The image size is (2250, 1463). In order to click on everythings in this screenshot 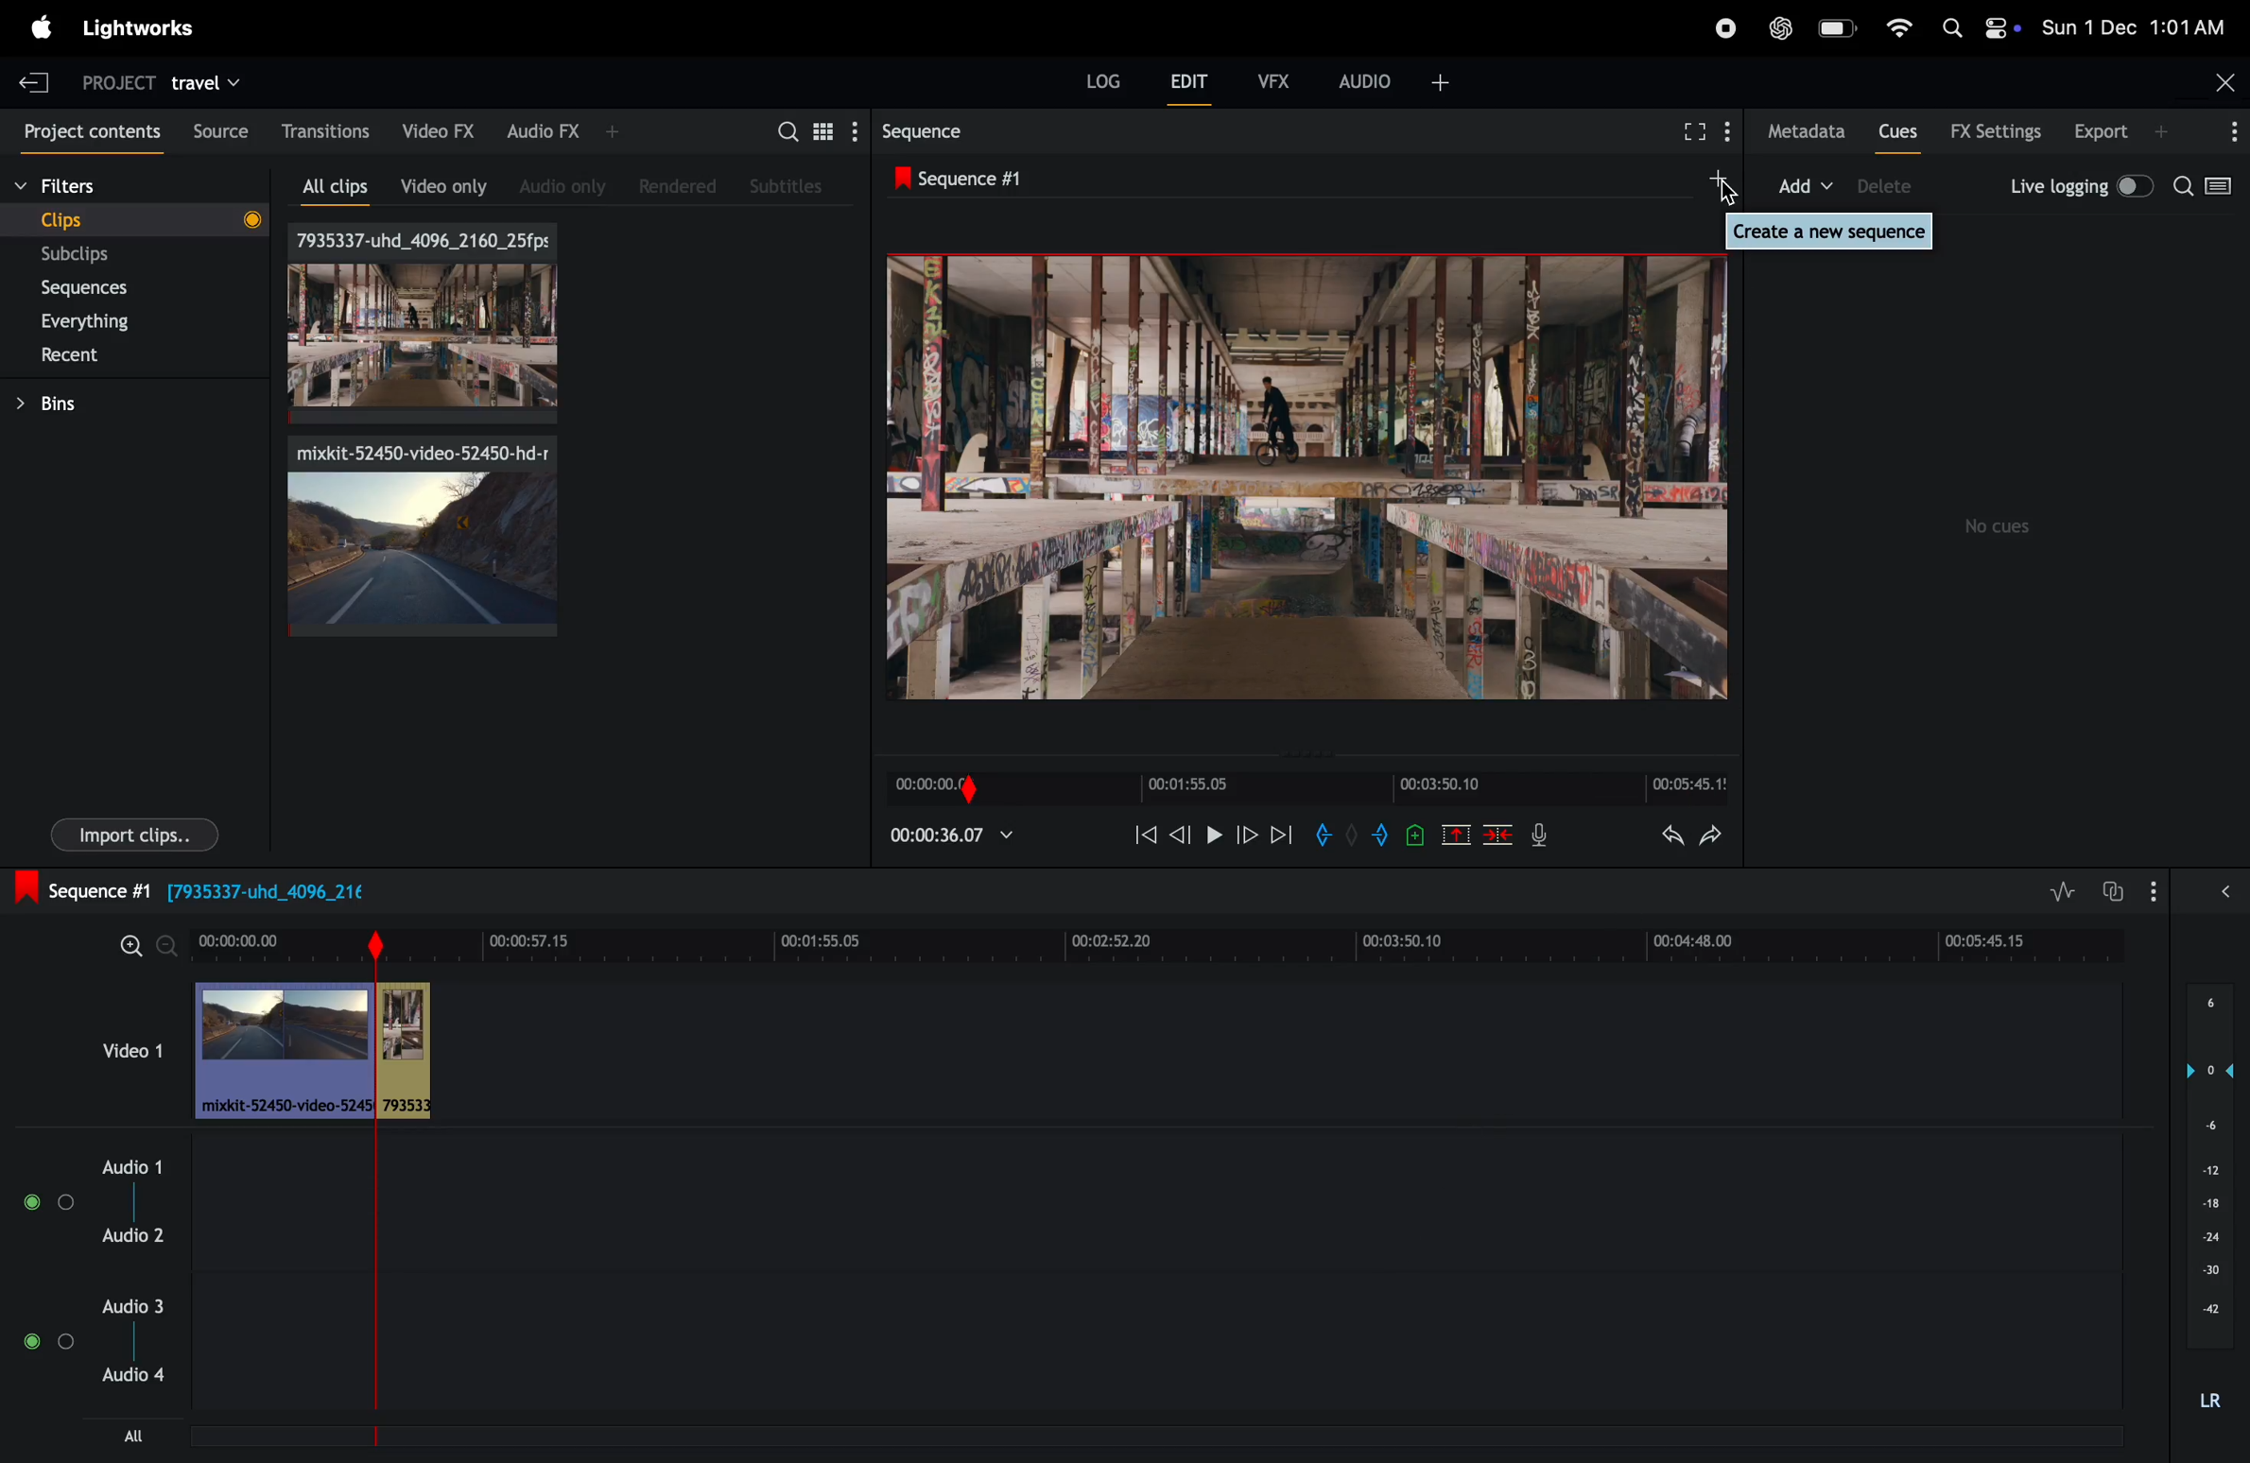, I will do `click(118, 322)`.